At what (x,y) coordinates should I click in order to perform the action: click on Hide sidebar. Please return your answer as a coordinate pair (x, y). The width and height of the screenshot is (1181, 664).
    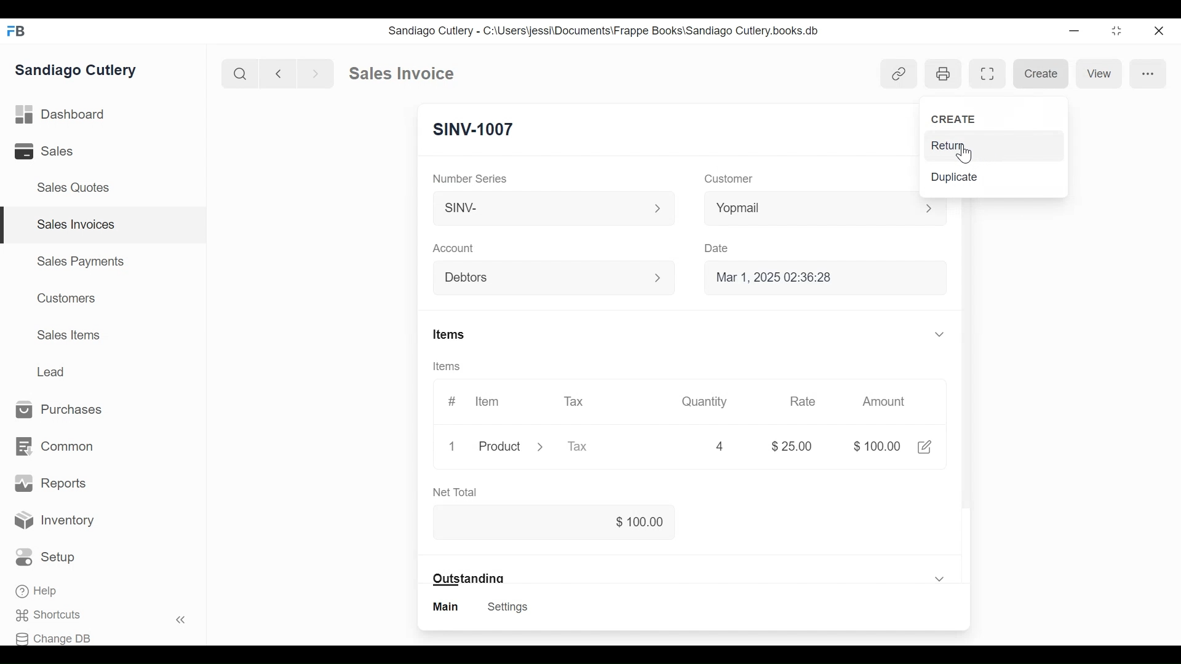
    Looking at the image, I should click on (181, 620).